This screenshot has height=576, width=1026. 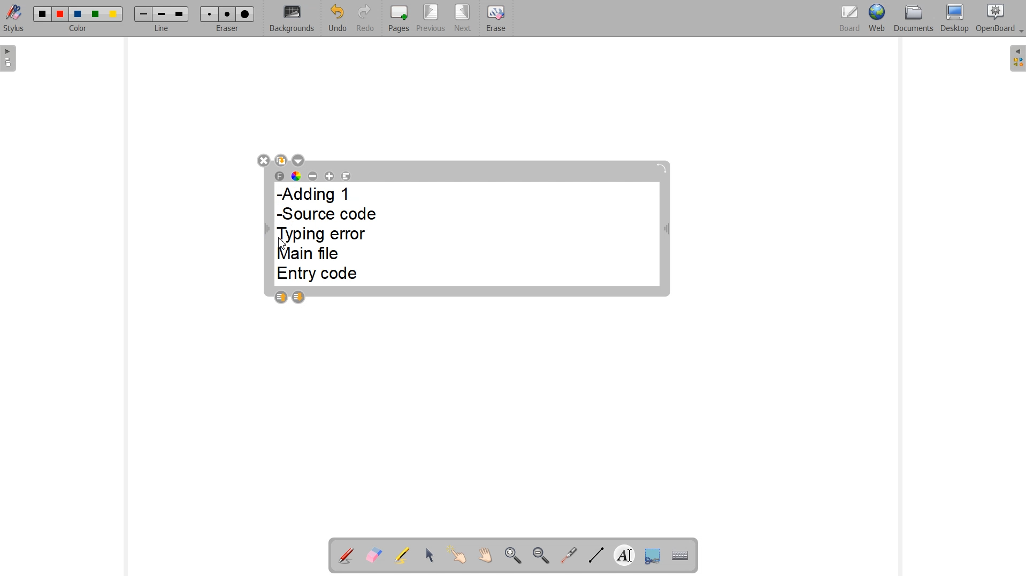 I want to click on Previous, so click(x=431, y=19).